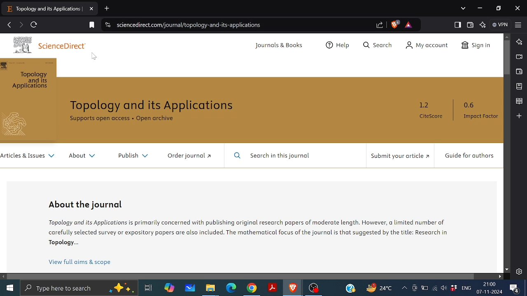 The width and height of the screenshot is (527, 296). I want to click on Articles & Issues , so click(28, 156).